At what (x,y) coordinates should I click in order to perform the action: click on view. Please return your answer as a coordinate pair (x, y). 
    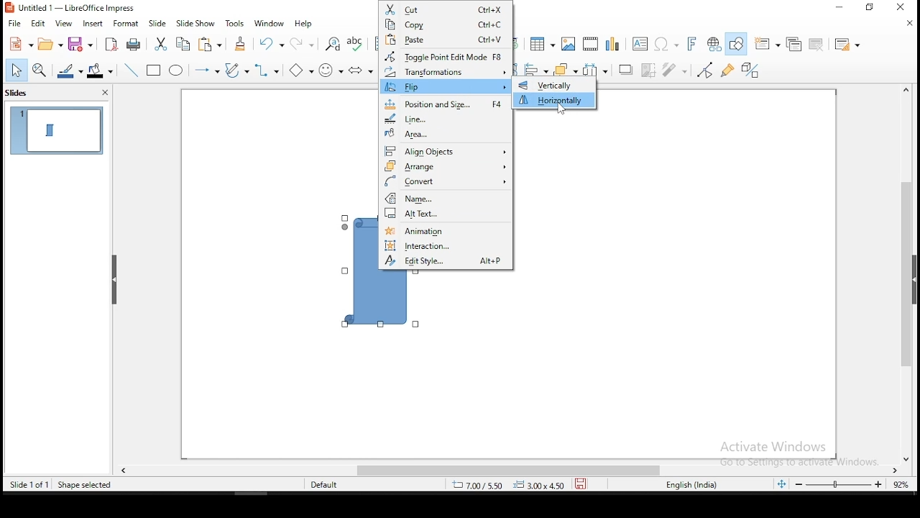
    Looking at the image, I should click on (65, 23).